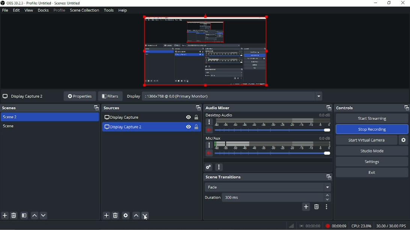 The image size is (410, 230). What do you see at coordinates (188, 117) in the screenshot?
I see `Hide` at bounding box center [188, 117].